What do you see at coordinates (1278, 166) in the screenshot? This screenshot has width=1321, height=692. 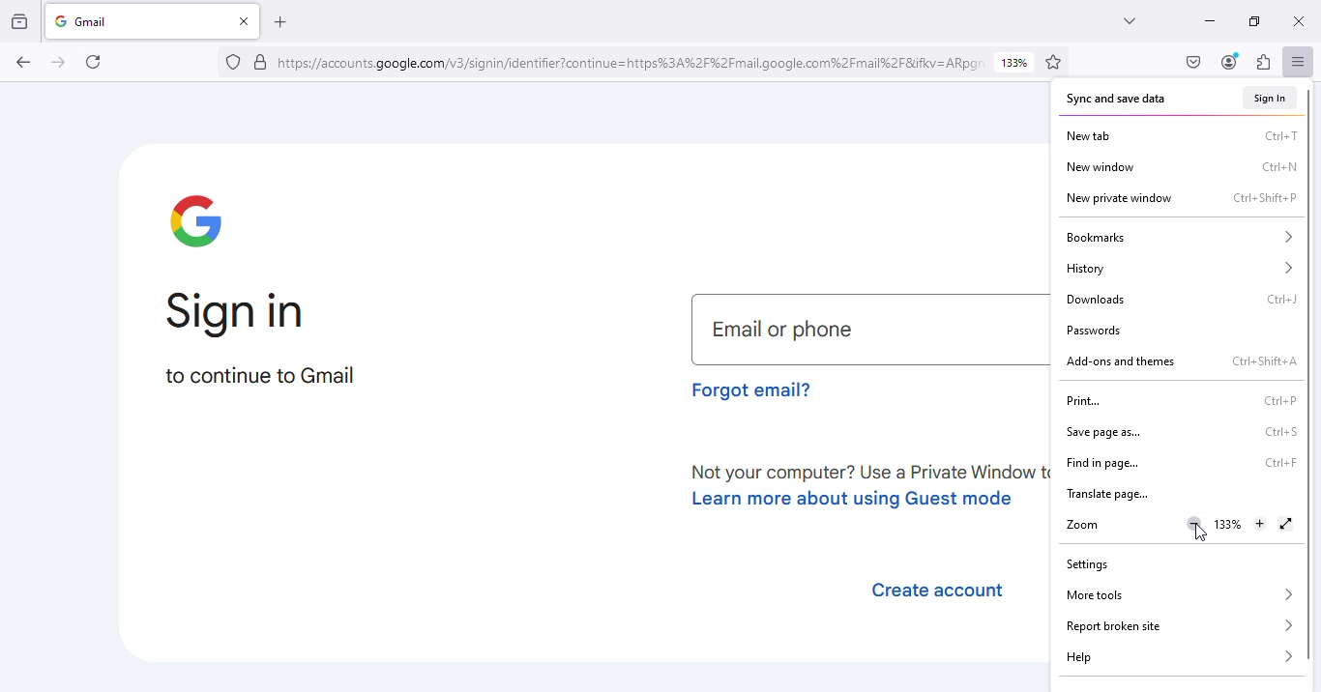 I see `shortcut for new window` at bounding box center [1278, 166].